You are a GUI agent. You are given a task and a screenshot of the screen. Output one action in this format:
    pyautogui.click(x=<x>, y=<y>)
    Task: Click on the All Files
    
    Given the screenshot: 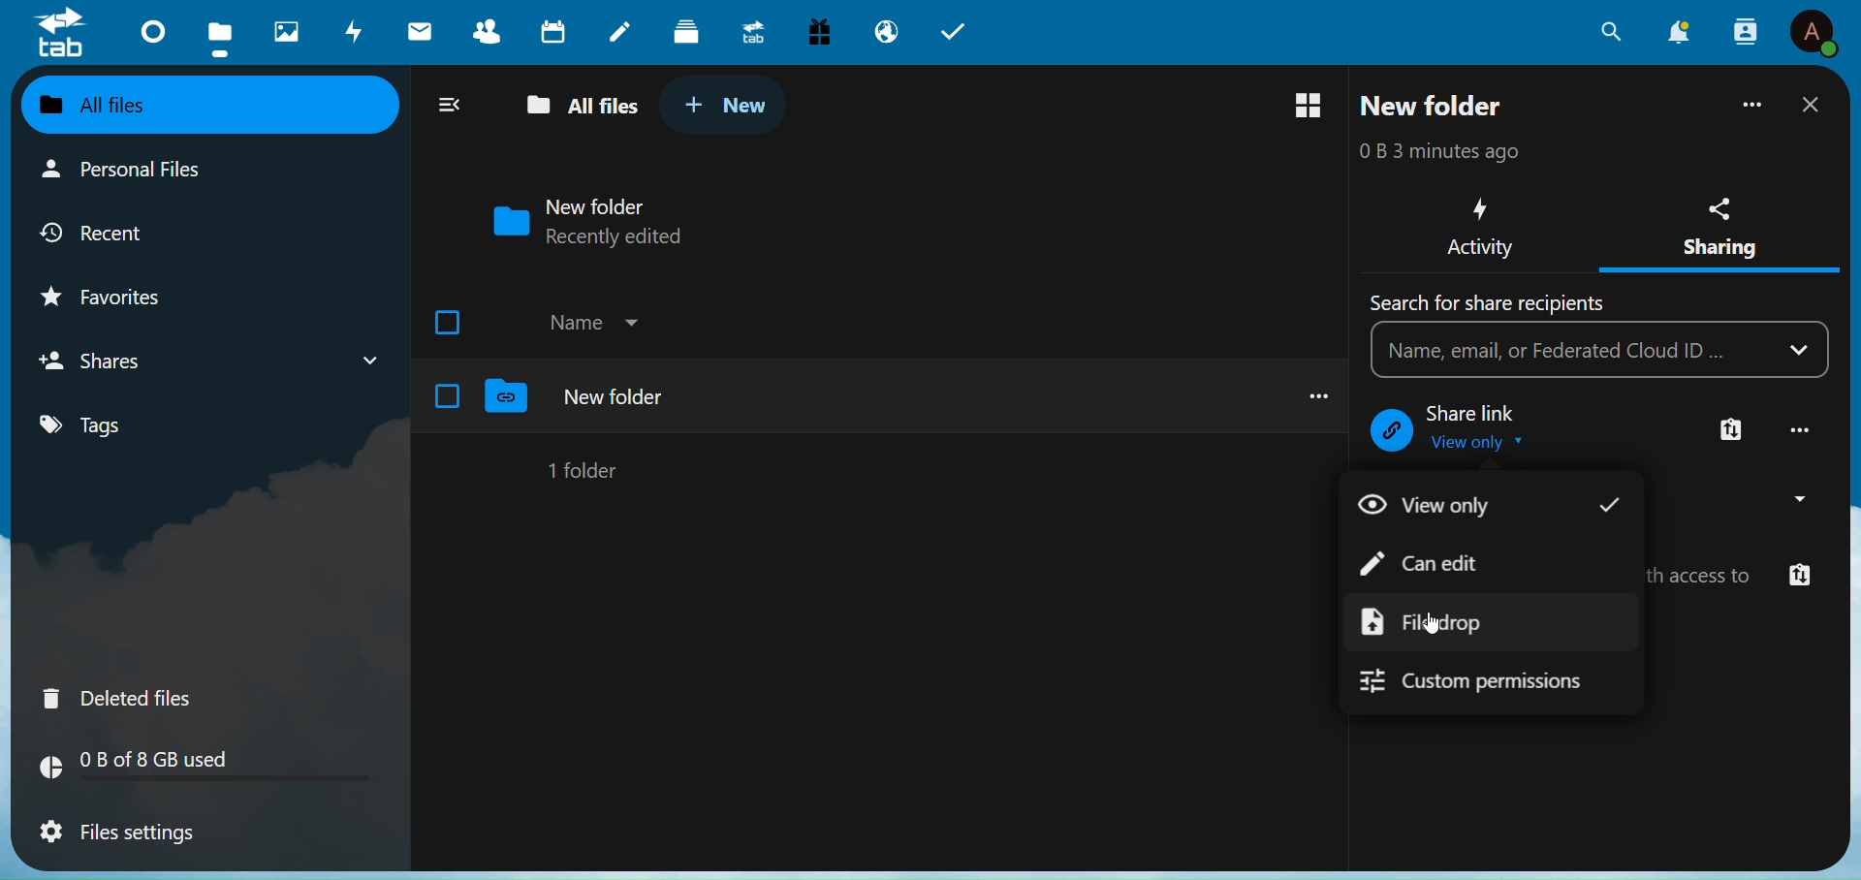 What is the action you would take?
    pyautogui.click(x=126, y=105)
    